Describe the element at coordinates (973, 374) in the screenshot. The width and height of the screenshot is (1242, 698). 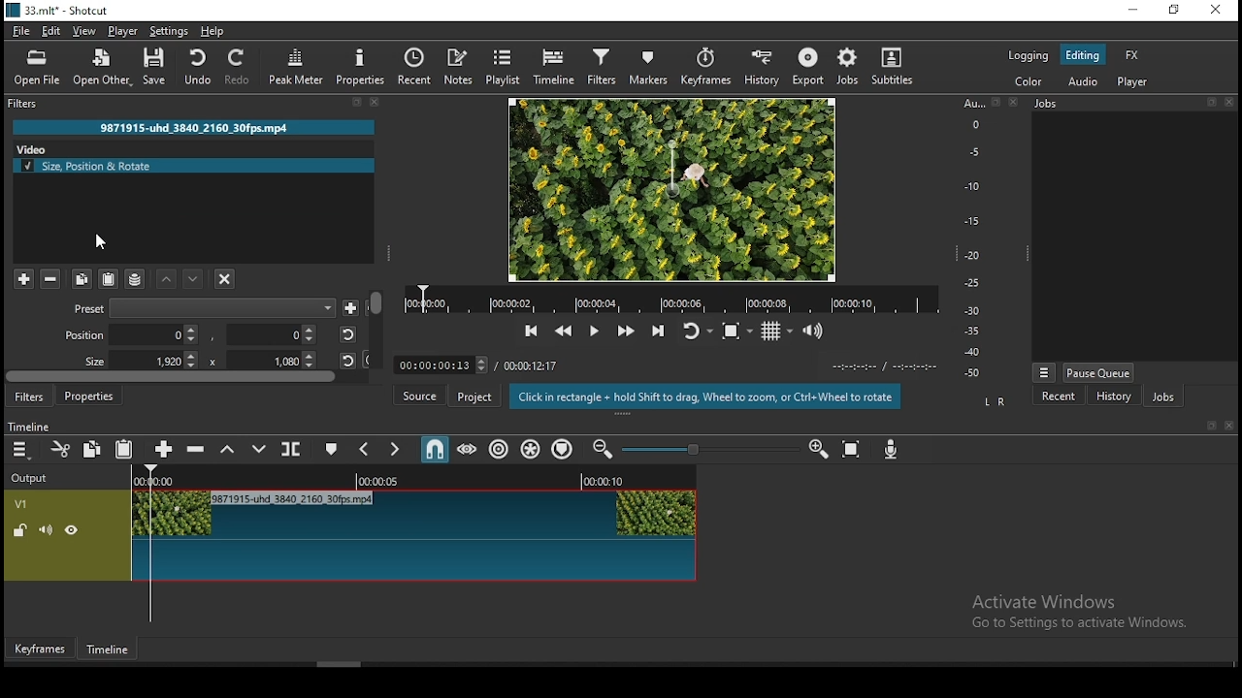
I see `-50` at that location.